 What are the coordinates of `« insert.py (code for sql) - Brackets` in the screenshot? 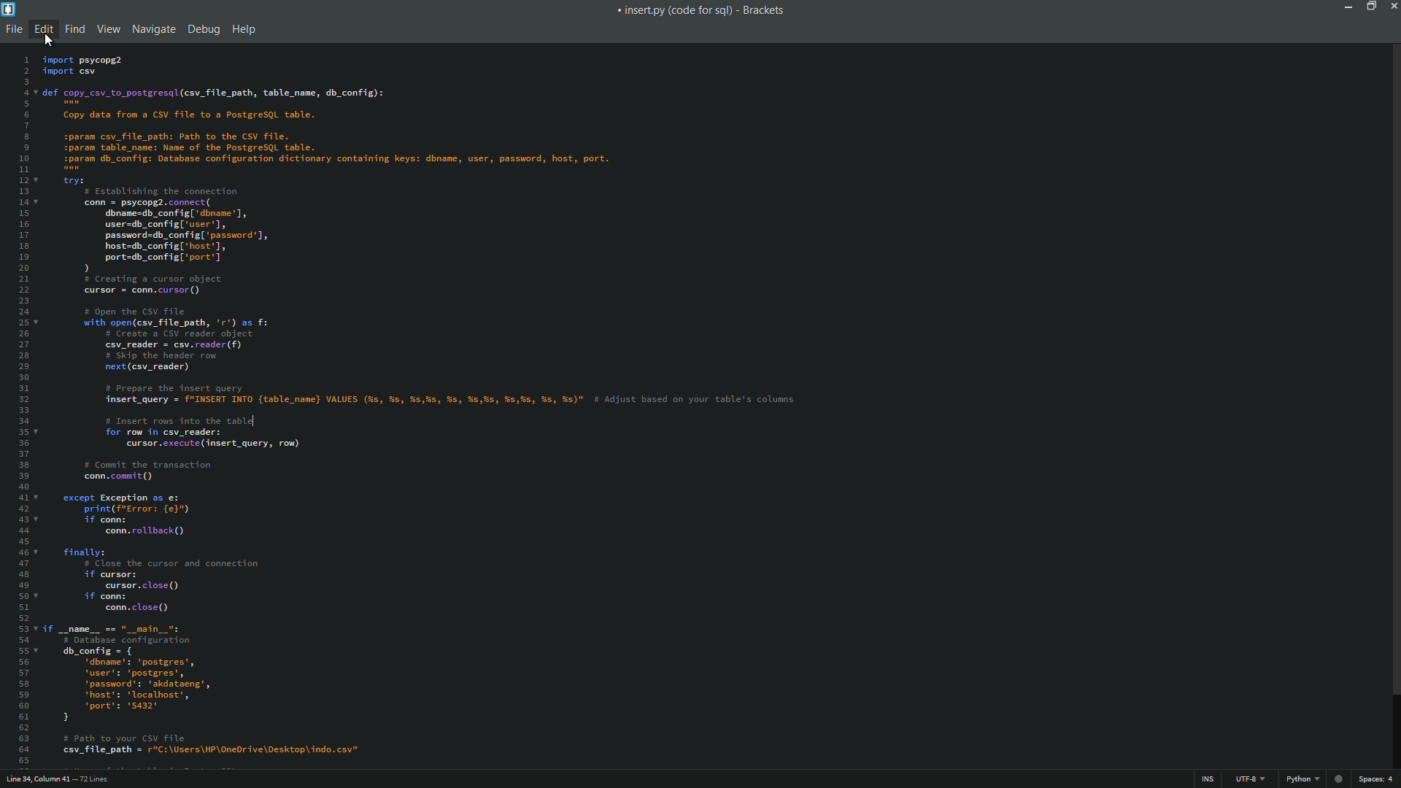 It's located at (699, 13).